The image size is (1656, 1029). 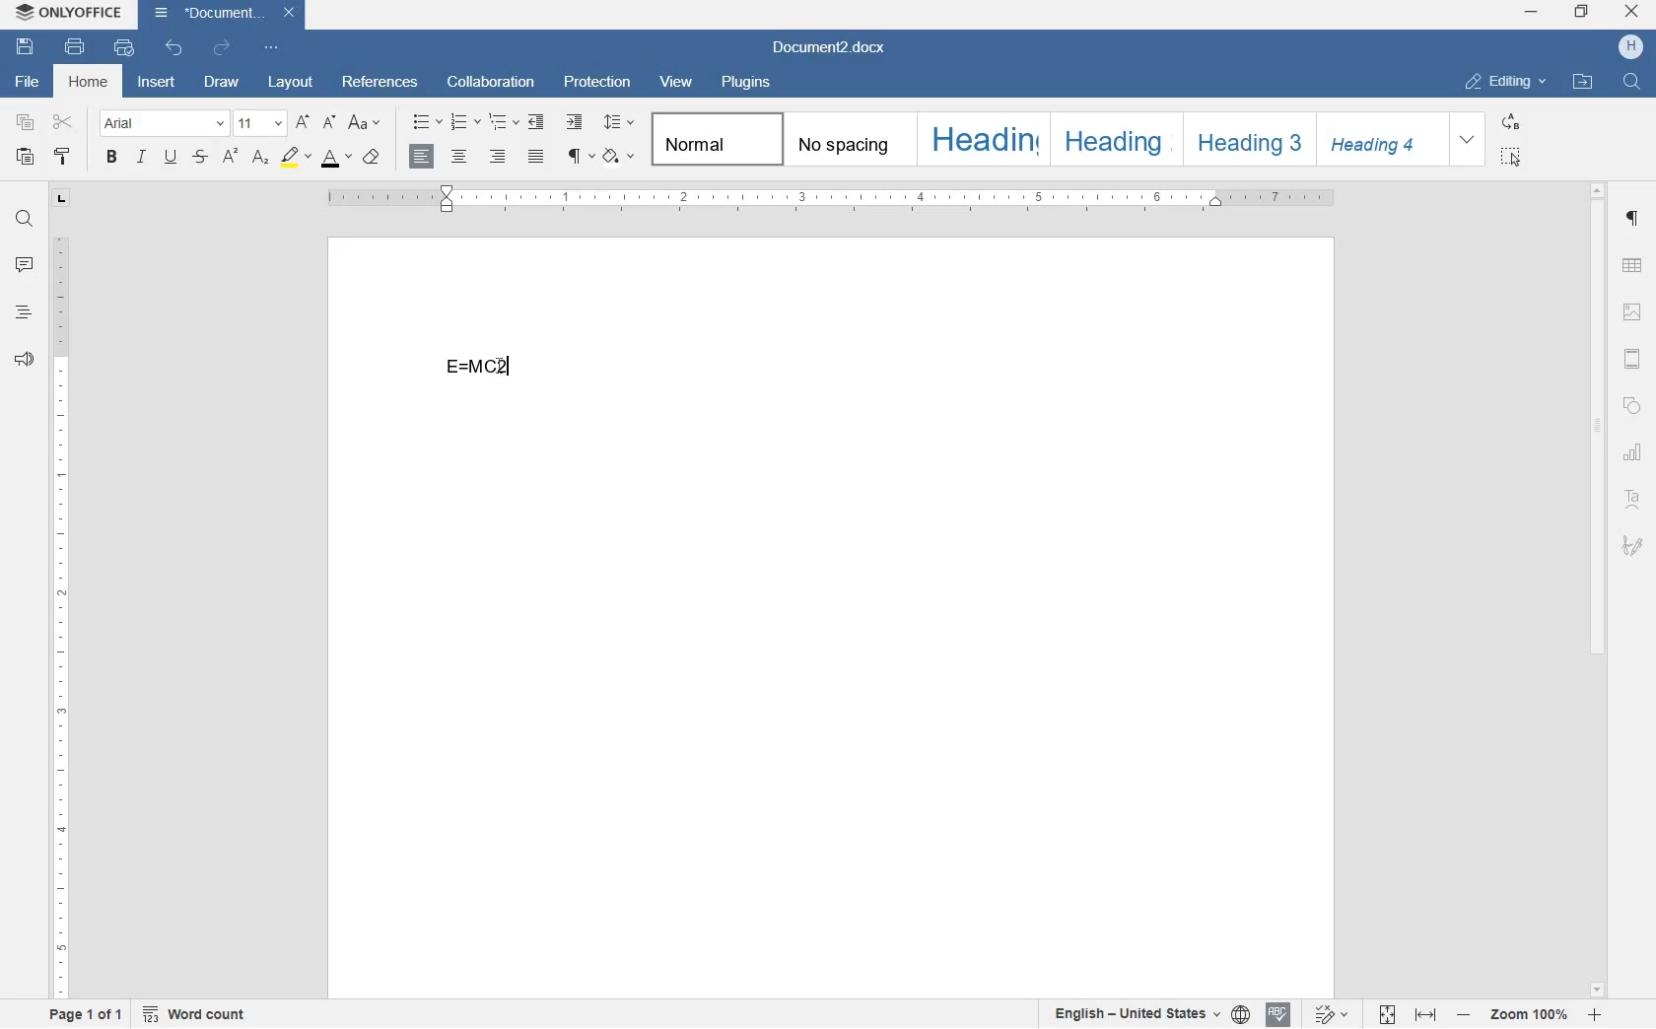 What do you see at coordinates (1514, 155) in the screenshot?
I see `select all` at bounding box center [1514, 155].